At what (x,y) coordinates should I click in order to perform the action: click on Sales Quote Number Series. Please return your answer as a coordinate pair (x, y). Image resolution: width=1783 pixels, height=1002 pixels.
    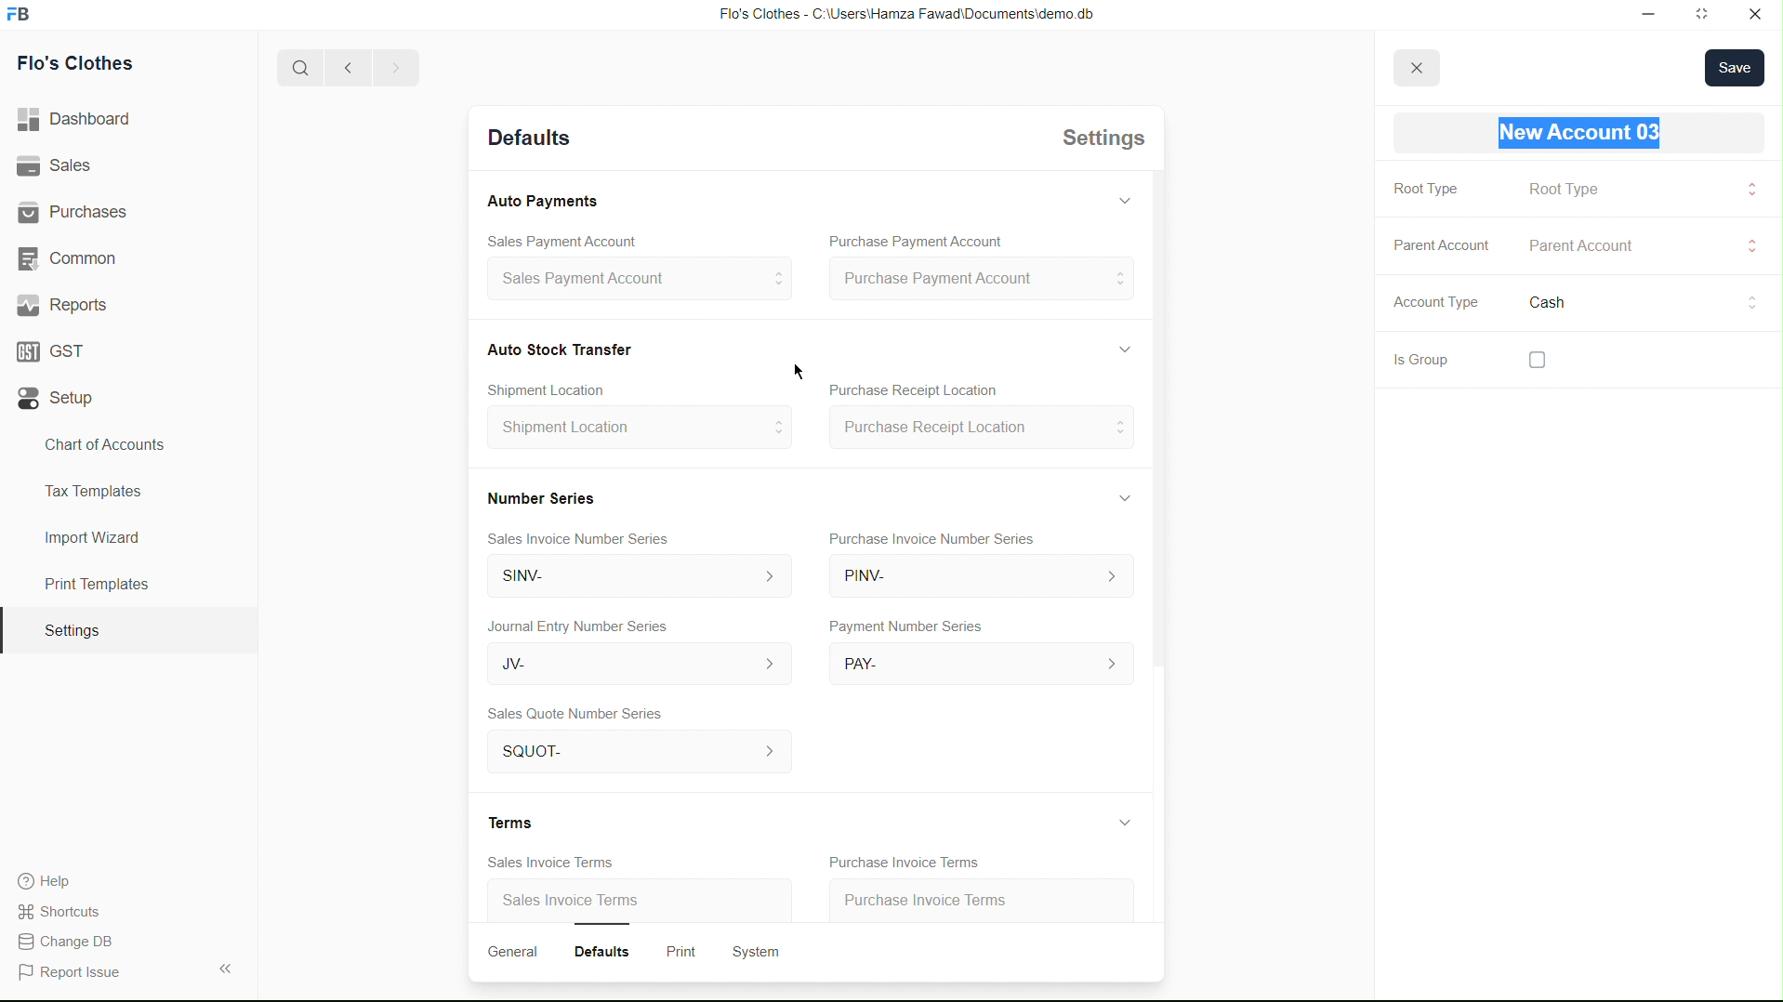
    Looking at the image, I should click on (575, 715).